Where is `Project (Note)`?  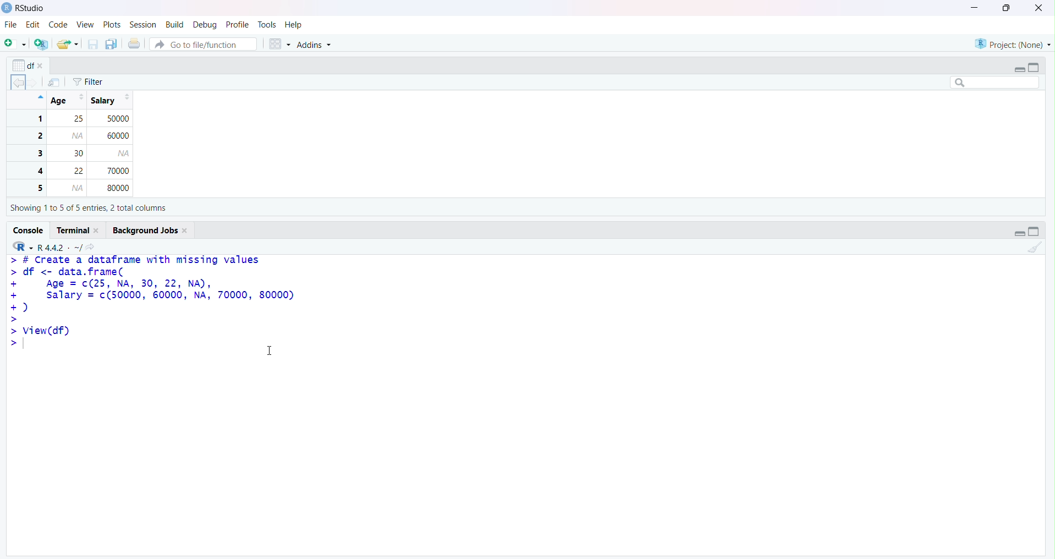 Project (Note) is located at coordinates (1012, 45).